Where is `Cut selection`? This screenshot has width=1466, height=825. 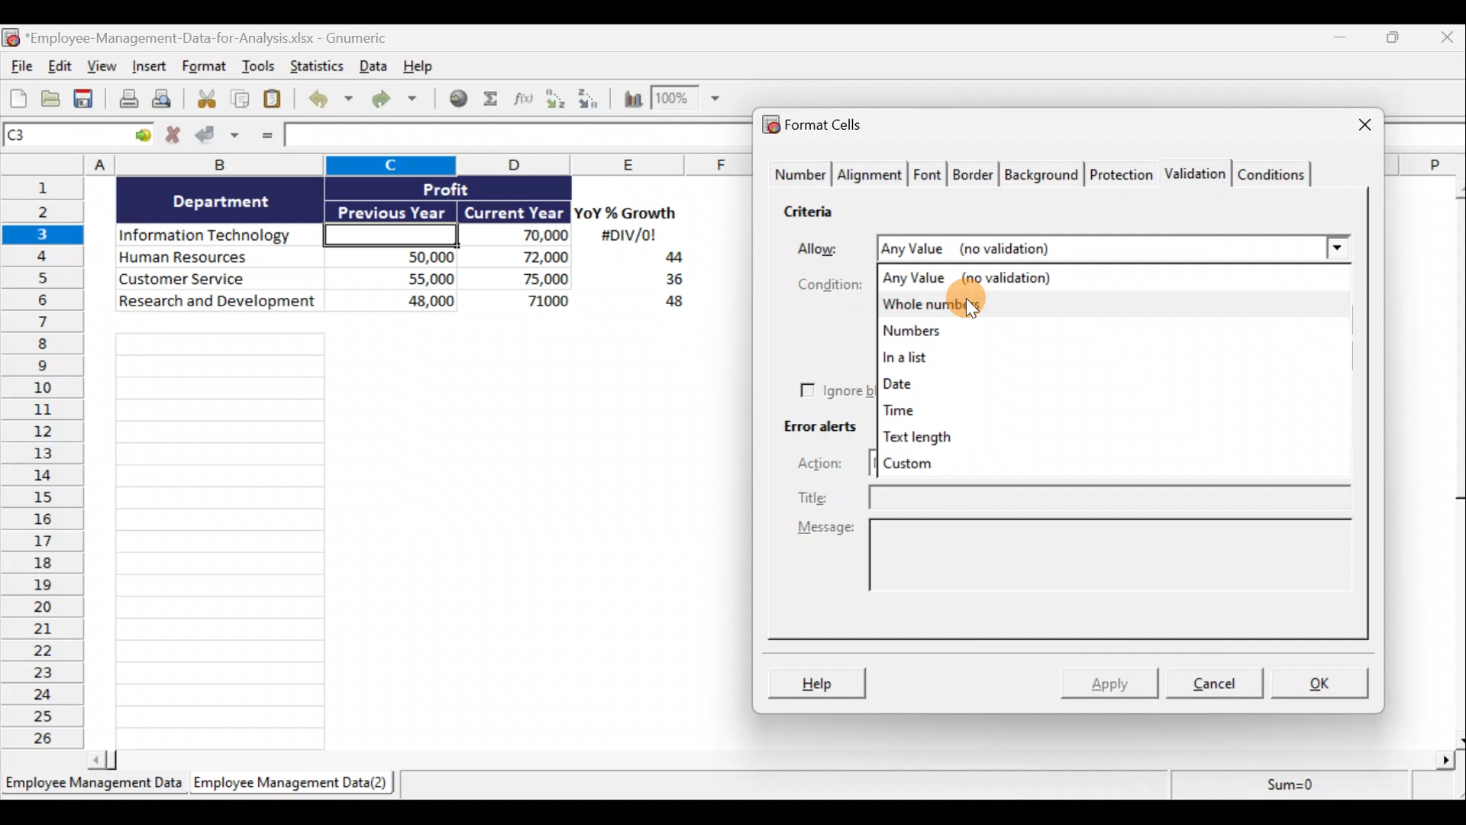
Cut selection is located at coordinates (205, 99).